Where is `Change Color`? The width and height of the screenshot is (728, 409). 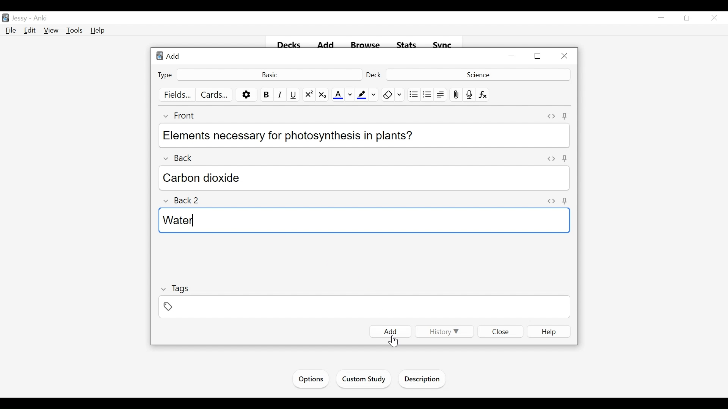 Change Color is located at coordinates (374, 95).